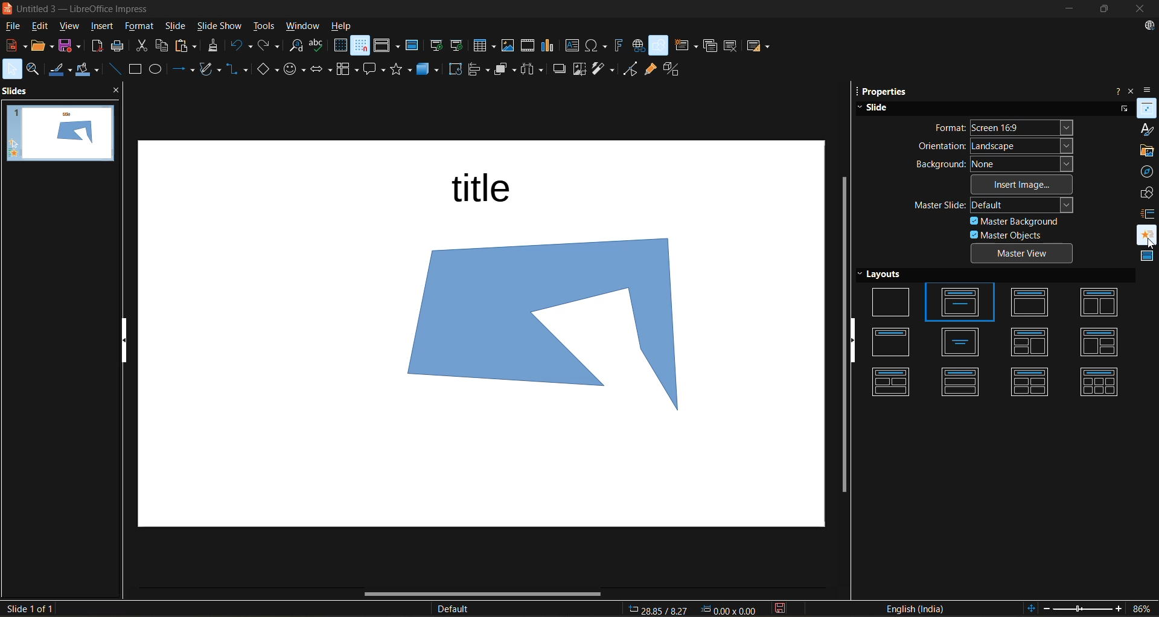 The image size is (1159, 617). What do you see at coordinates (14, 45) in the screenshot?
I see `new` at bounding box center [14, 45].